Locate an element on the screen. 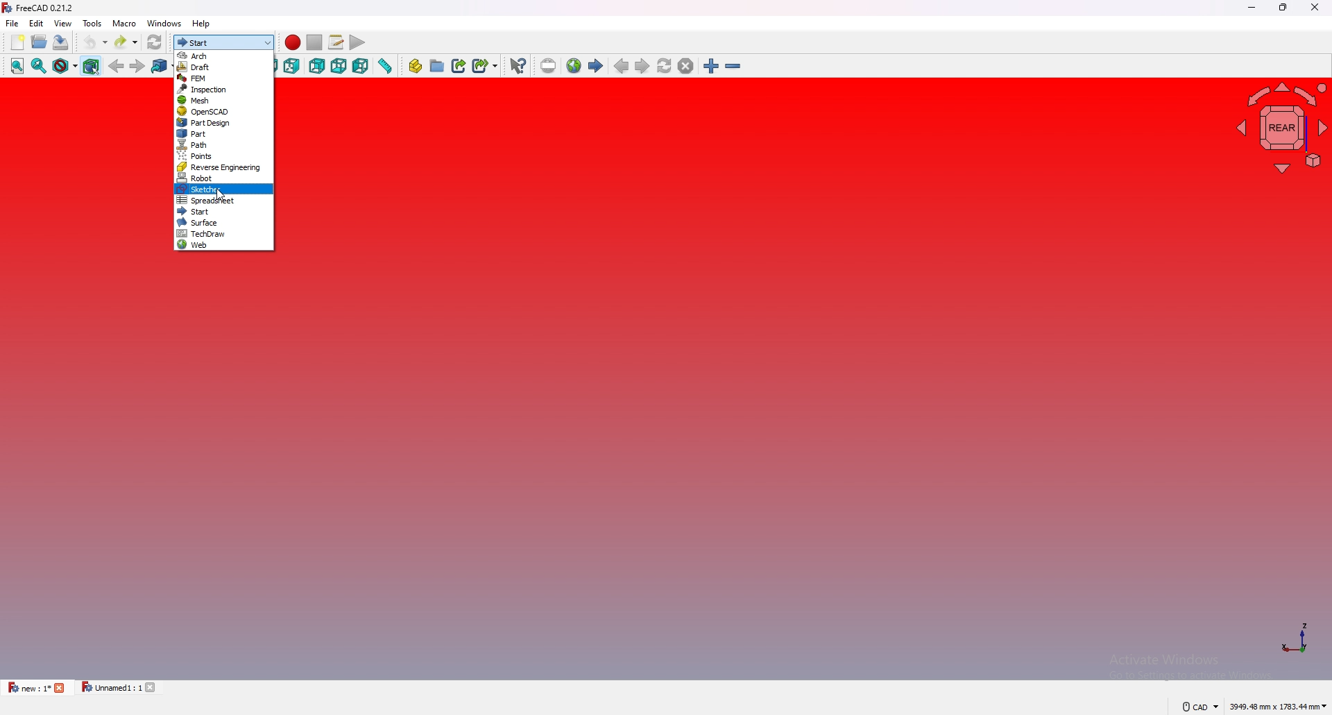 This screenshot has height=715, width=1332. execute macro is located at coordinates (357, 42).